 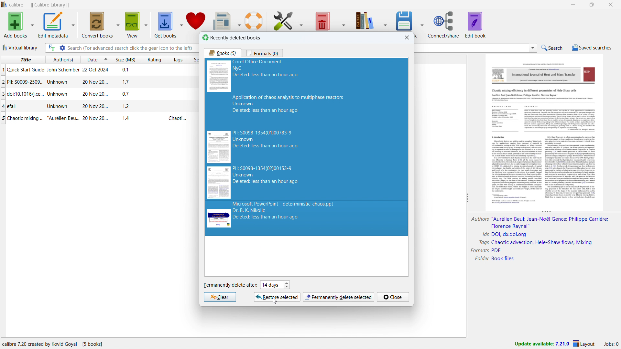 What do you see at coordinates (592, 48) in the screenshot?
I see `saved searches menu` at bounding box center [592, 48].